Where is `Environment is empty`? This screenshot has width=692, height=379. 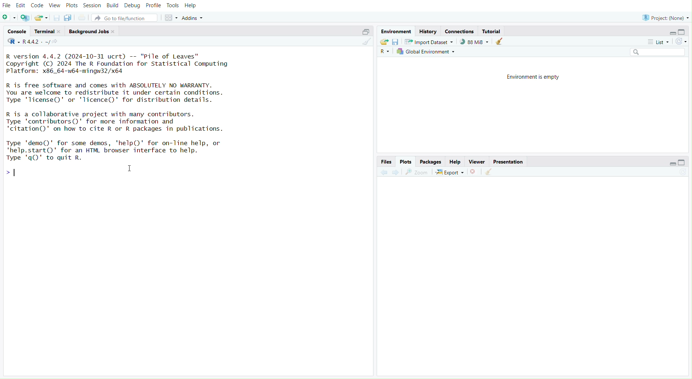 Environment is empty is located at coordinates (536, 77).